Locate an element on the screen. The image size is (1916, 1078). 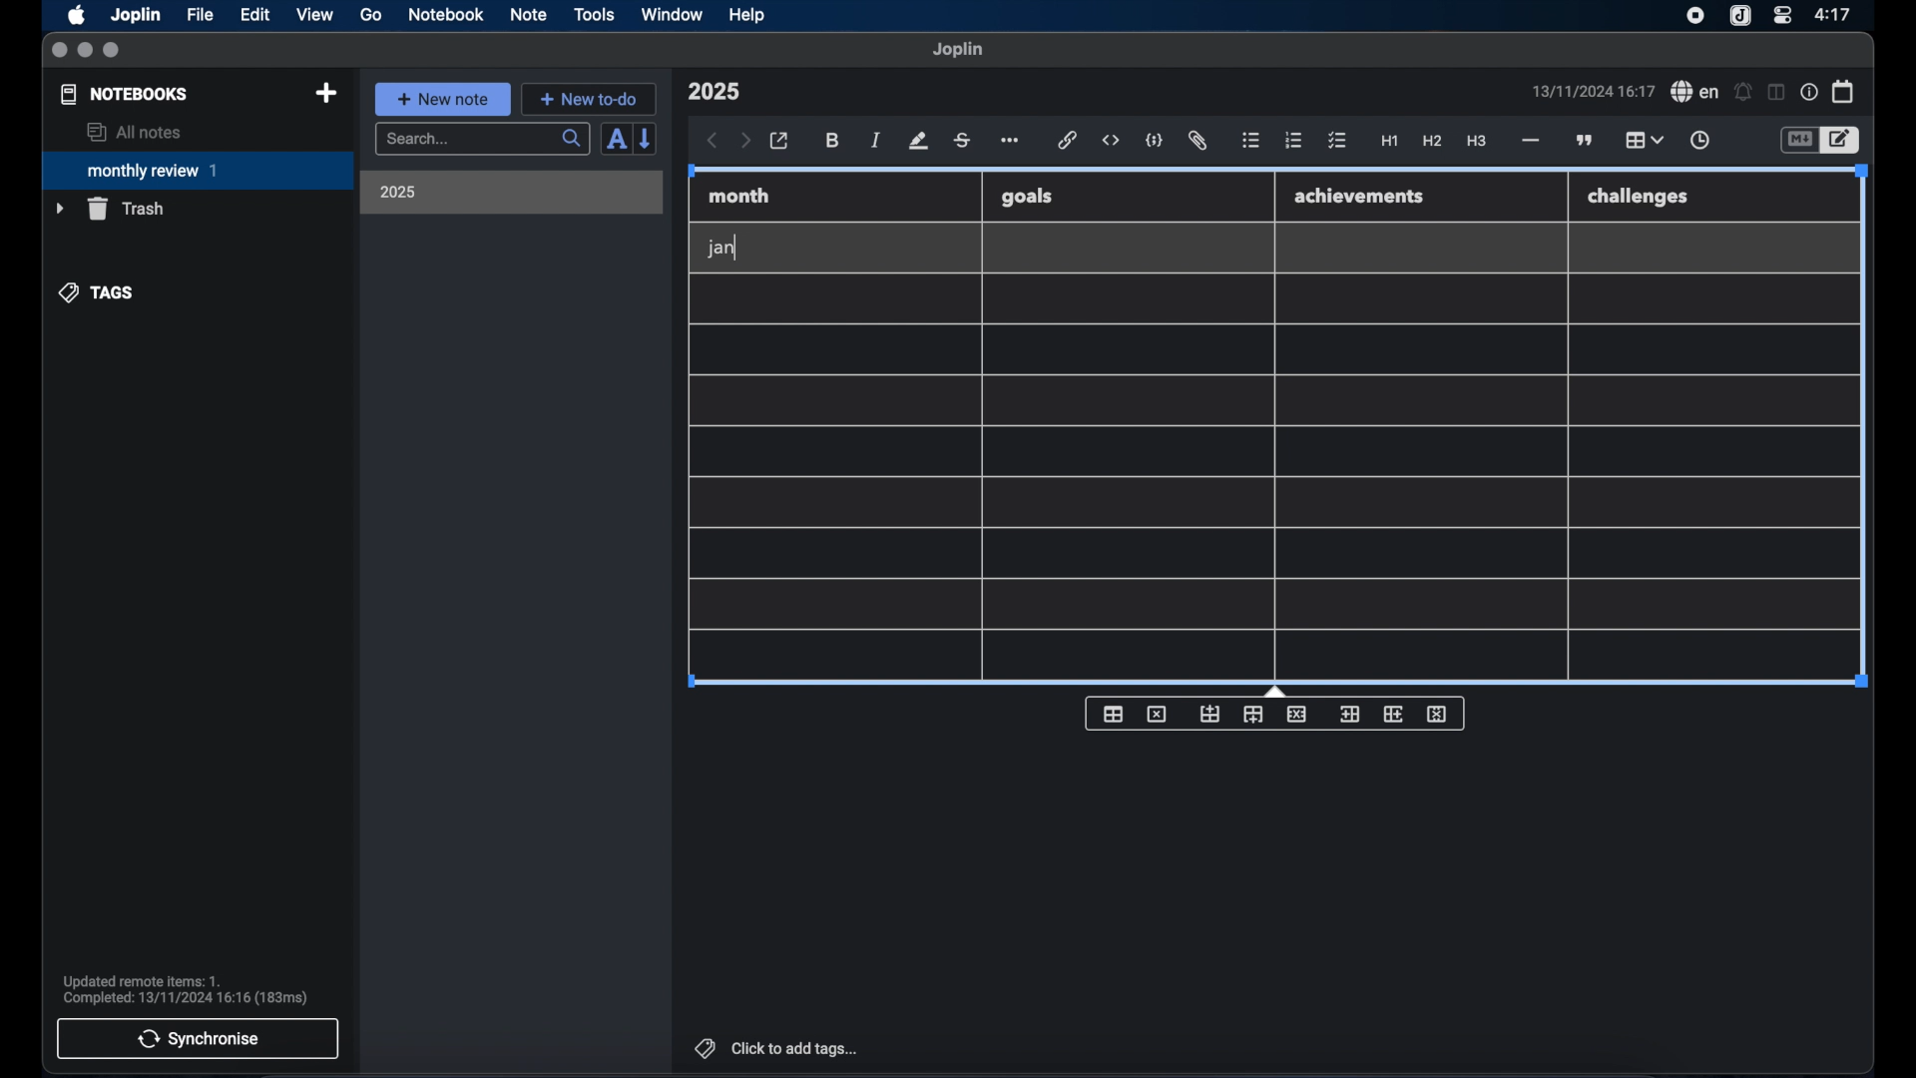
delete column is located at coordinates (1438, 715).